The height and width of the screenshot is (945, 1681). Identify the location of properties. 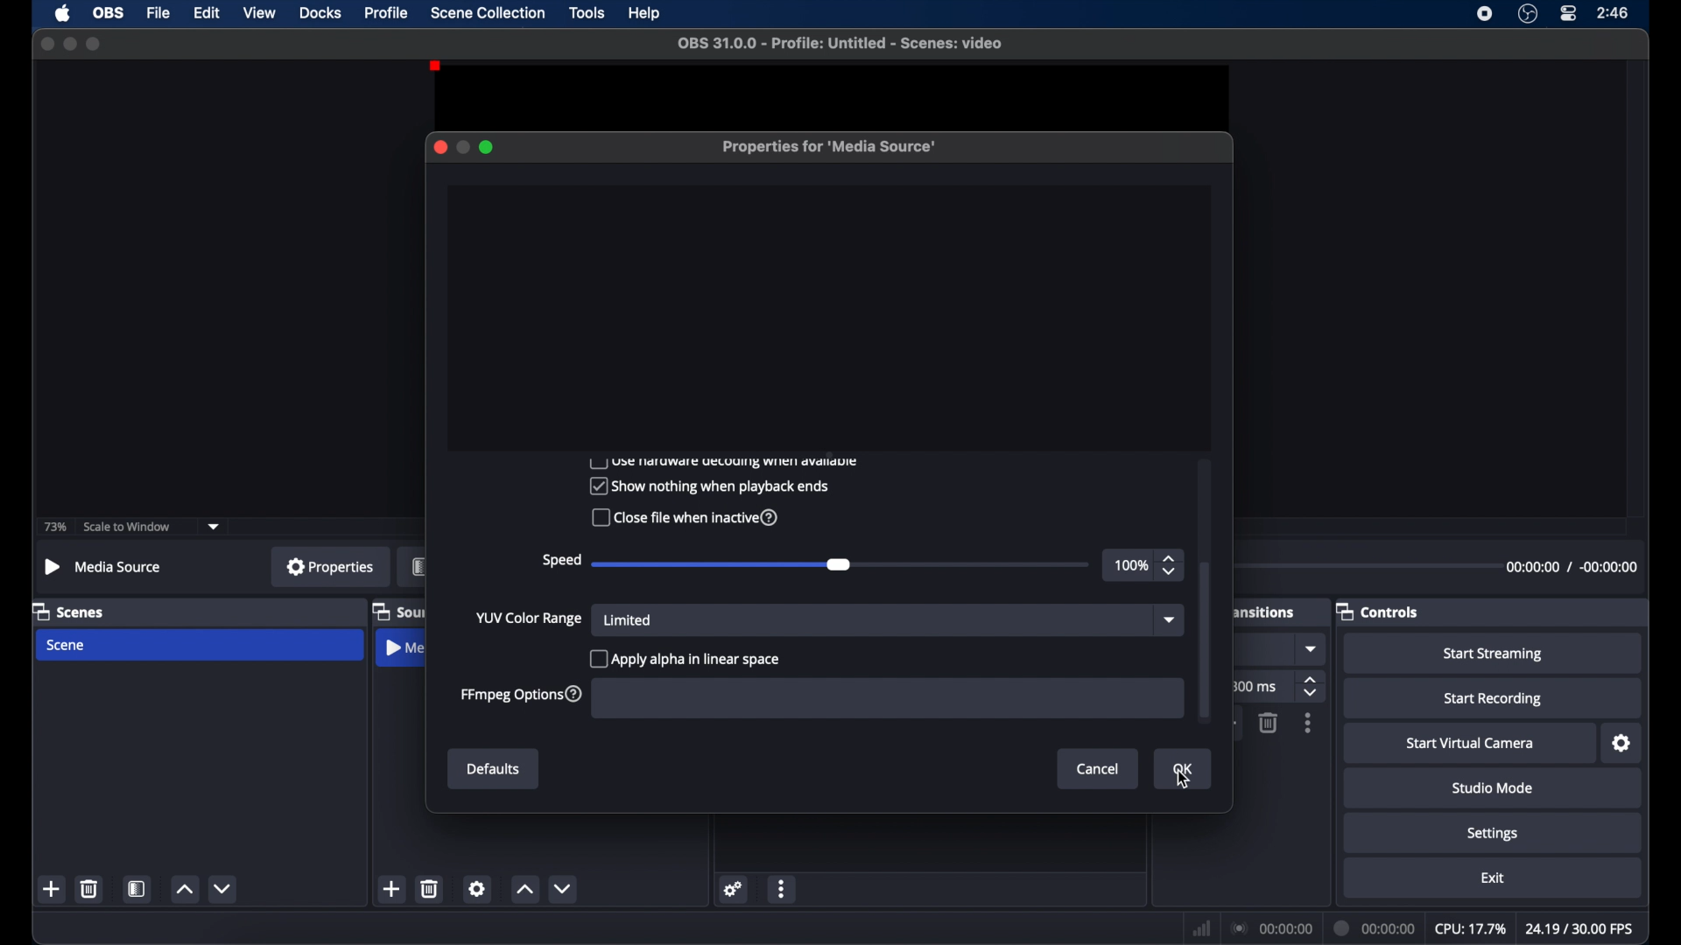
(330, 566).